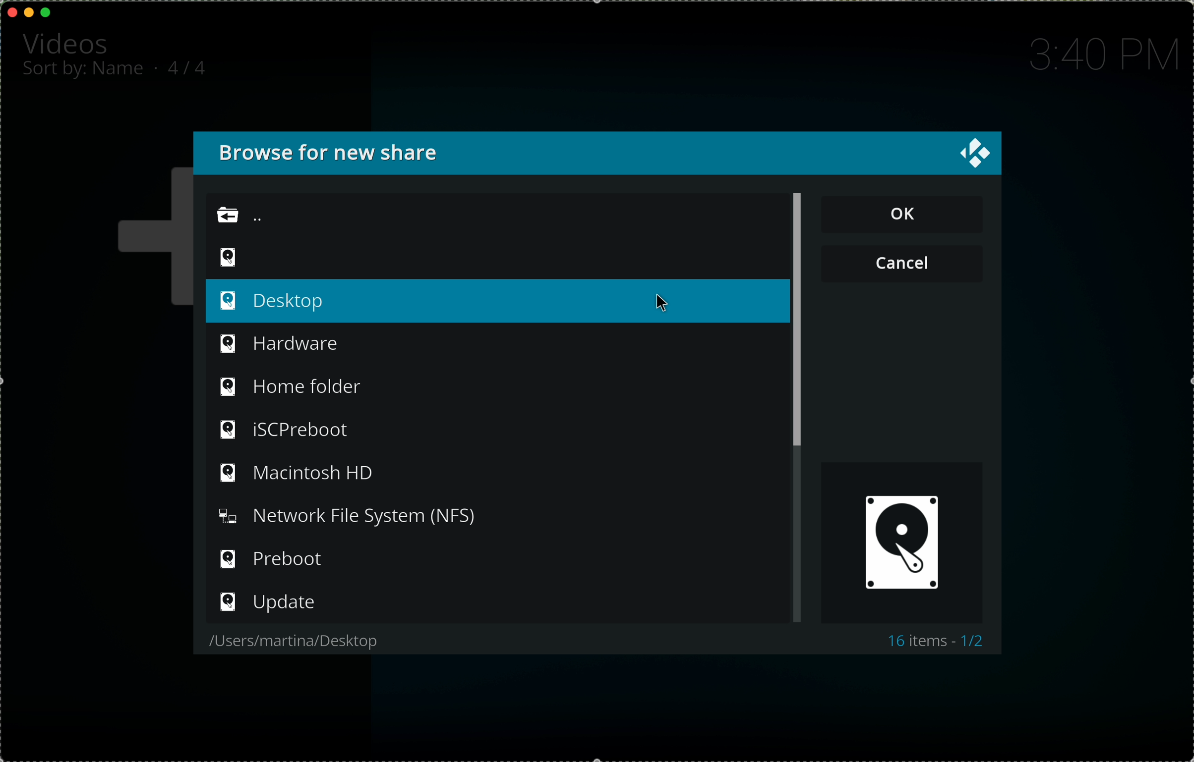 The height and width of the screenshot is (762, 1194). What do you see at coordinates (68, 42) in the screenshot?
I see `videos` at bounding box center [68, 42].